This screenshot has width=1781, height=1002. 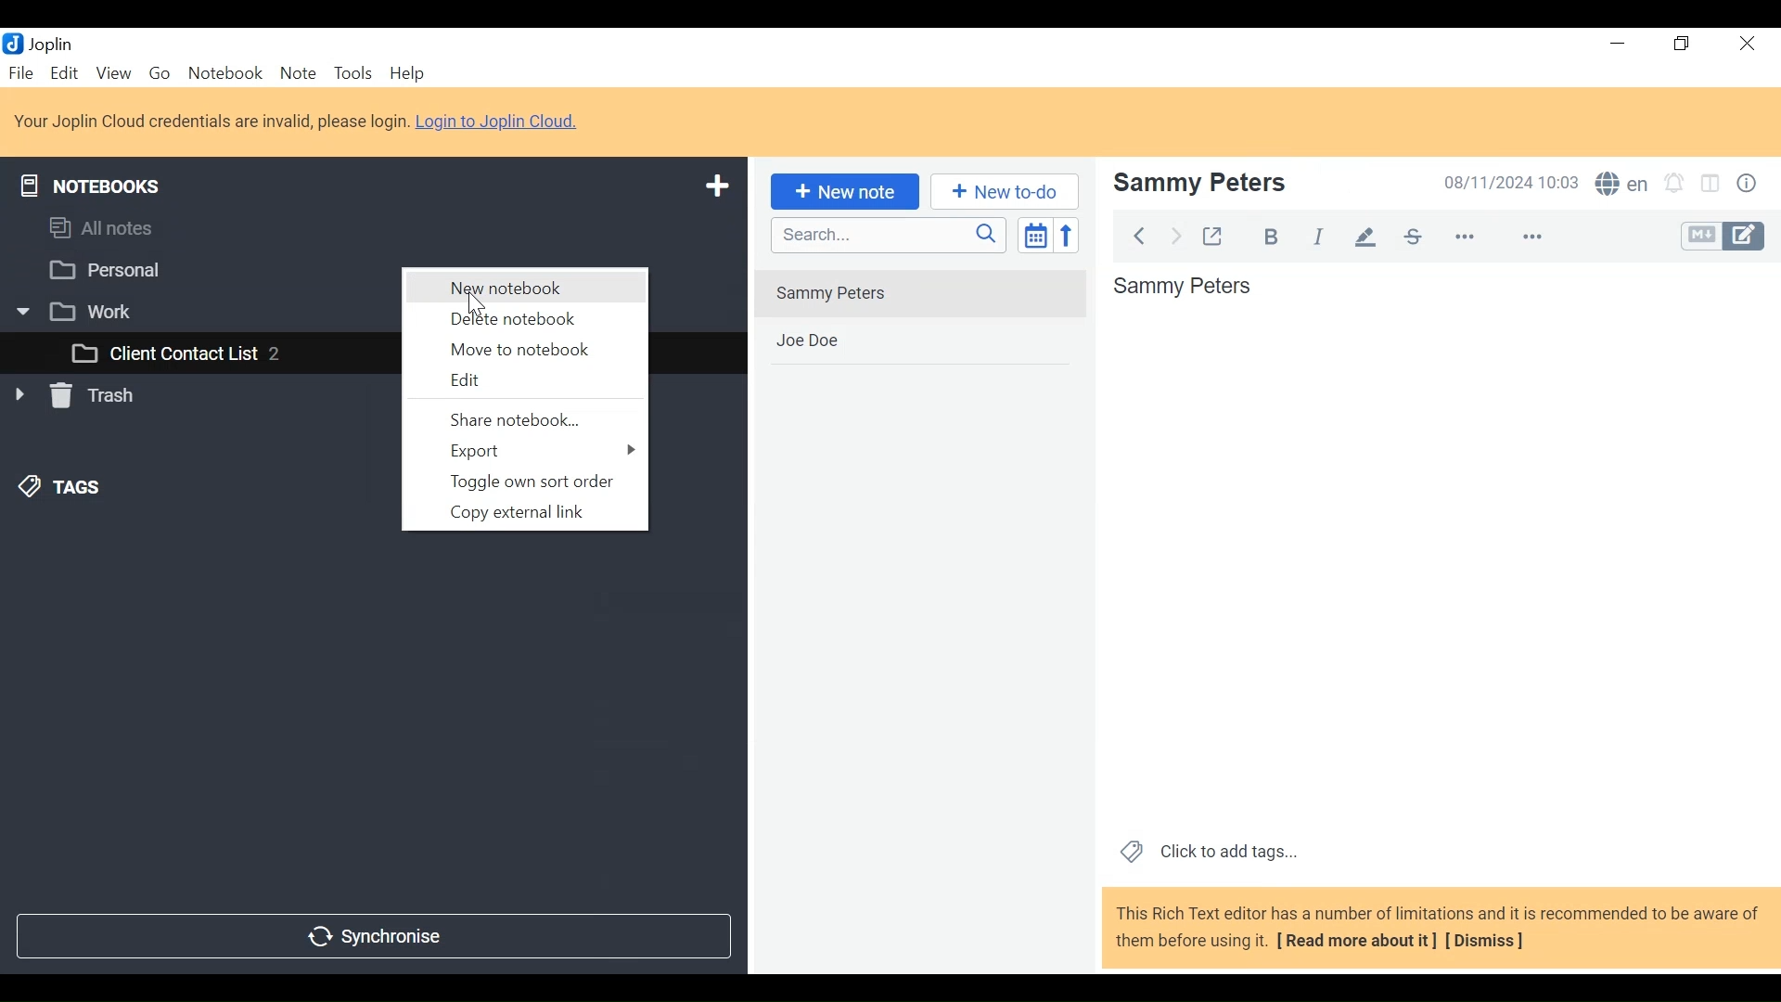 I want to click on Your Joplin Cloud credentials are invalid, please login. Login to Joplin Cloud., so click(x=301, y=121).